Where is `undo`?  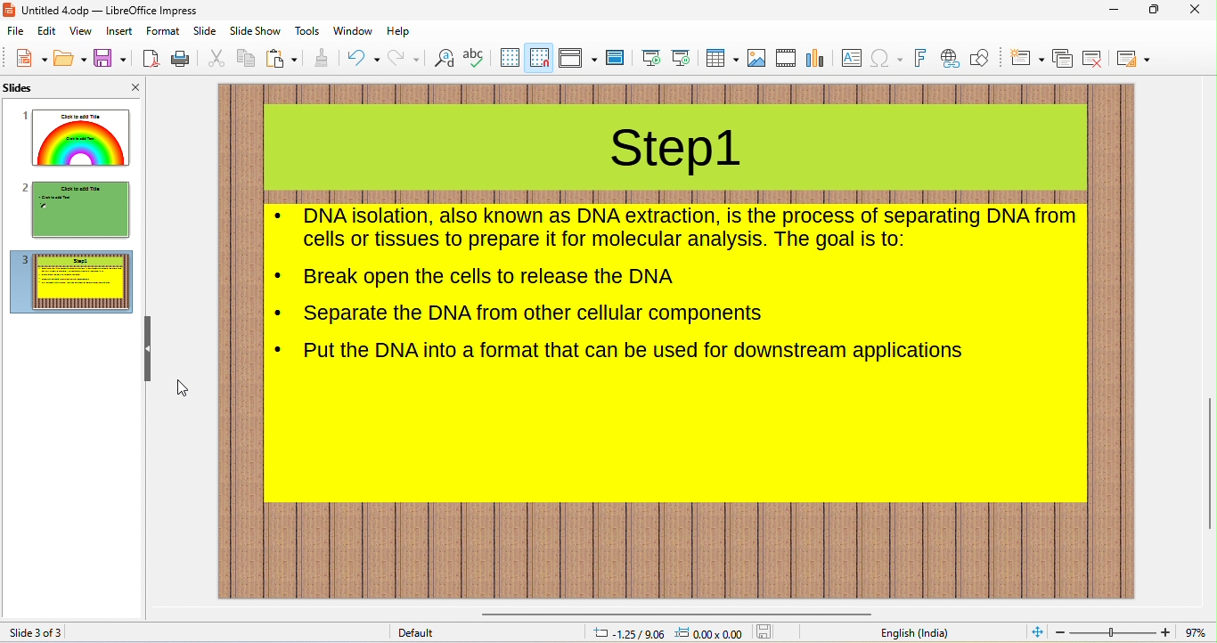 undo is located at coordinates (363, 57).